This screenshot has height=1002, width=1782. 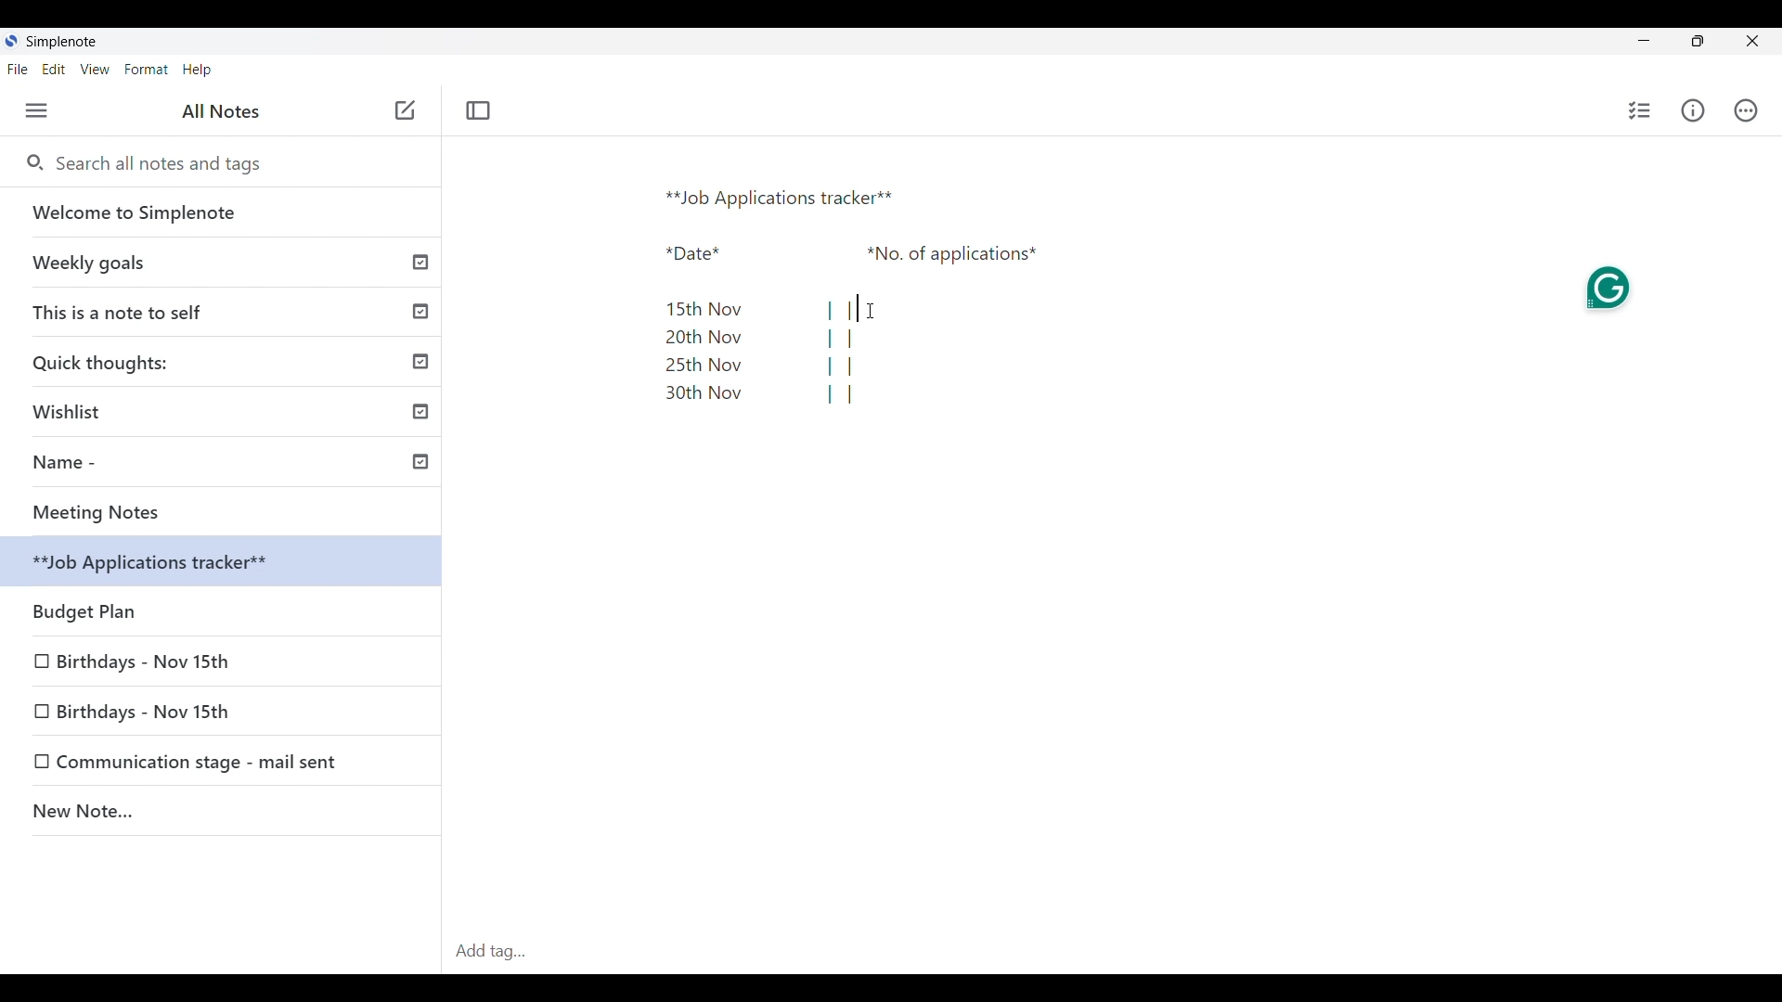 I want to click on Birthdays - Nov 15th, so click(x=178, y=709).